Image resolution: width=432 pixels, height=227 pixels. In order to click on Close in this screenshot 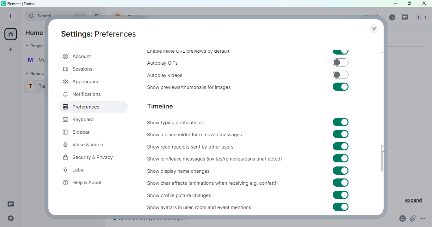, I will do `click(425, 4)`.